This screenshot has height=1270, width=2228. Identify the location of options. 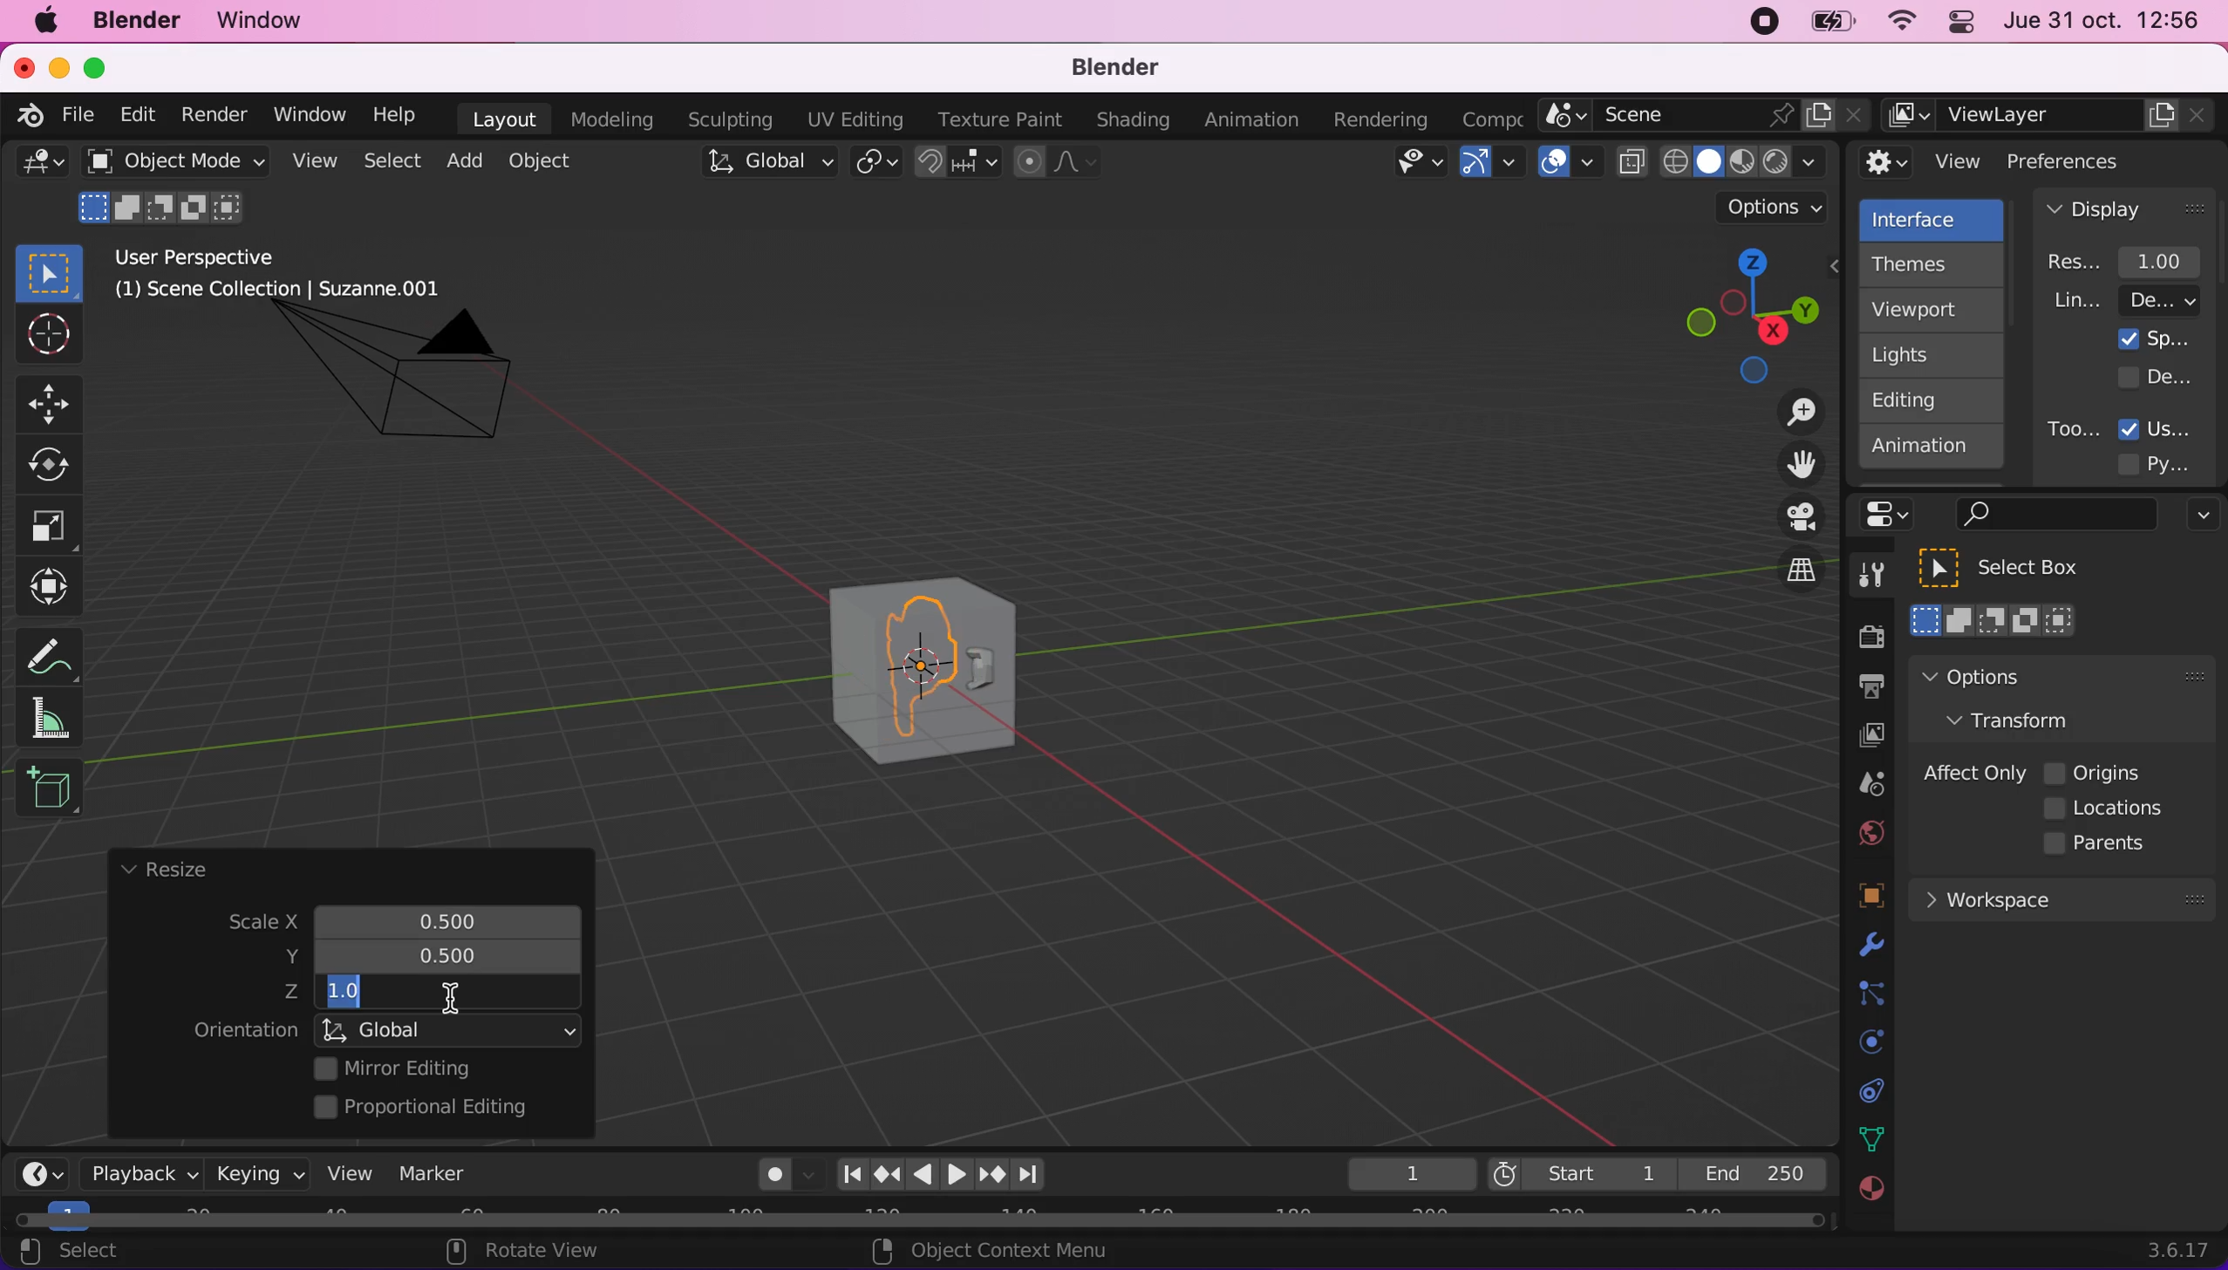
(2020, 676).